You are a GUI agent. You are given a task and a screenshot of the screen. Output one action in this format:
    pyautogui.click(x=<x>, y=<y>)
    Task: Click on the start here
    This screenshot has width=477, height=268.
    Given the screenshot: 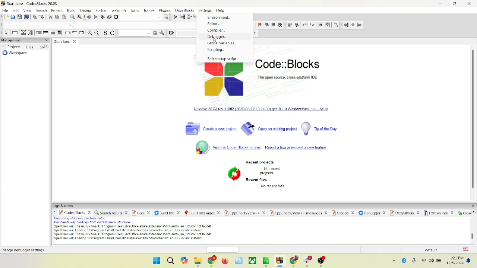 What is the action you would take?
    pyautogui.click(x=66, y=41)
    